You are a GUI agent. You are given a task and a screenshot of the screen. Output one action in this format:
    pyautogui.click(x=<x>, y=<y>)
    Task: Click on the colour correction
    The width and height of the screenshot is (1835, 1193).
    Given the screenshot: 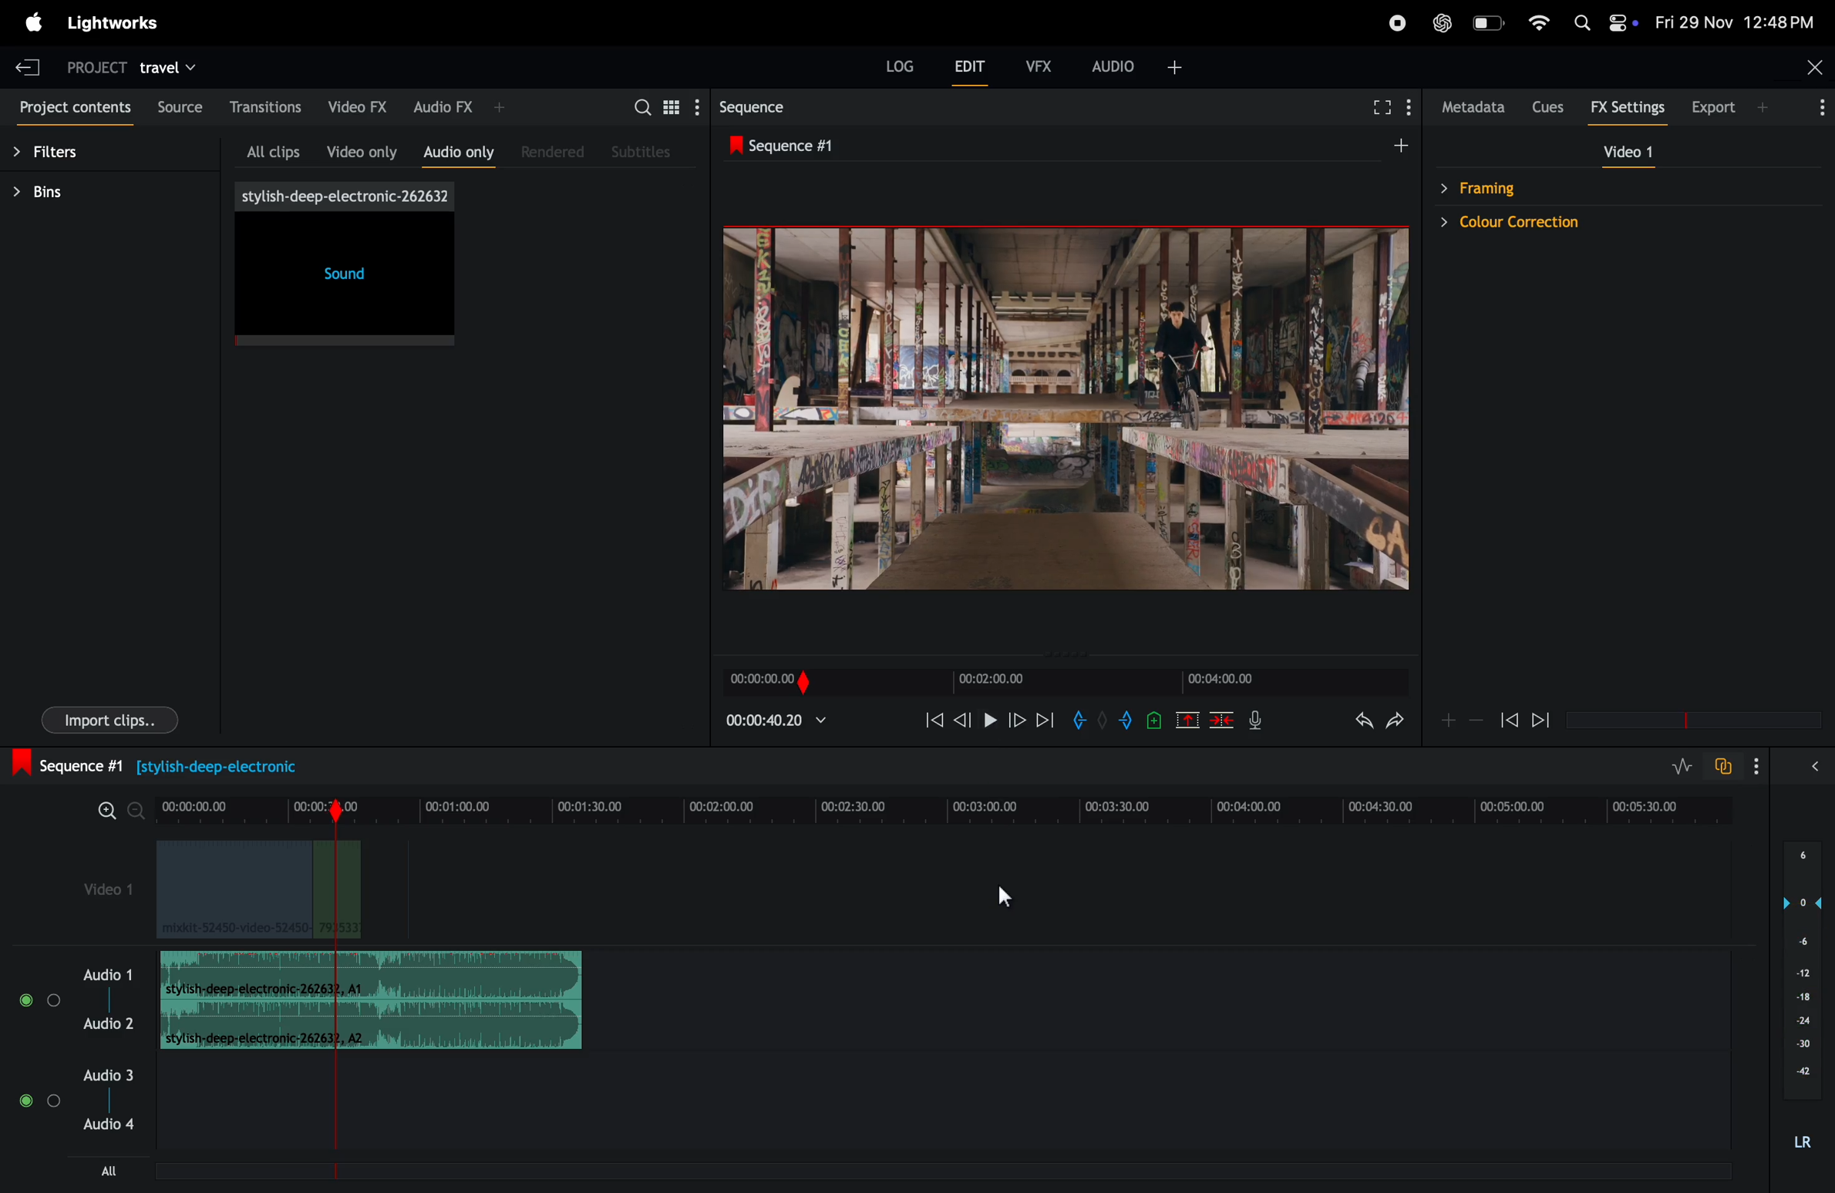 What is the action you would take?
    pyautogui.click(x=1545, y=221)
    